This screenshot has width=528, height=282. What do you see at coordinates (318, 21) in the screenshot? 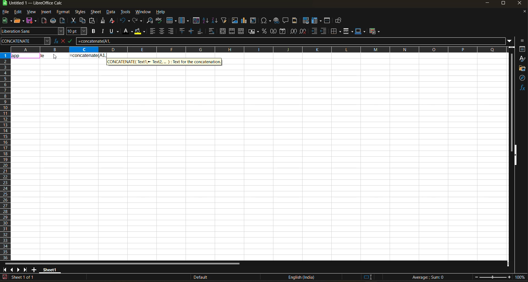
I see `freeze rows and columns` at bounding box center [318, 21].